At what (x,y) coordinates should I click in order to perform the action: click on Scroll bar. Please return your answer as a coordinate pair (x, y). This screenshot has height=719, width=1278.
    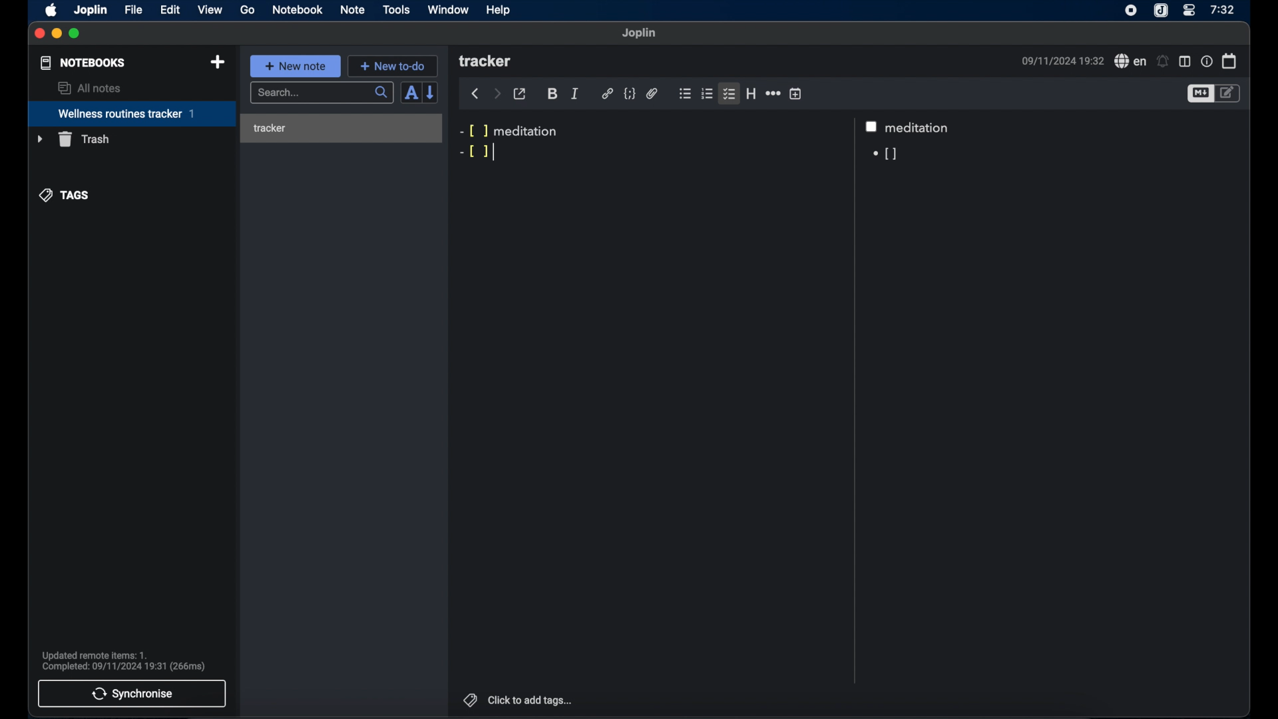
    Looking at the image, I should click on (854, 401).